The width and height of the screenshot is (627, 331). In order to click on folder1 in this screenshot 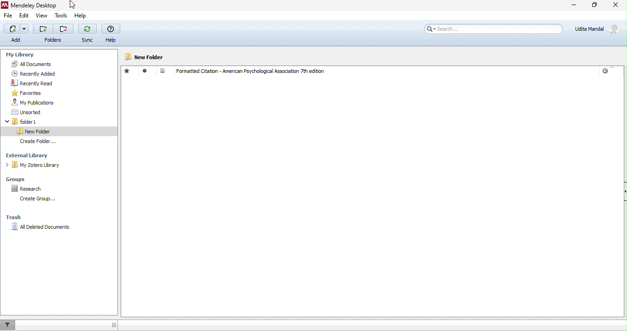, I will do `click(42, 121)`.